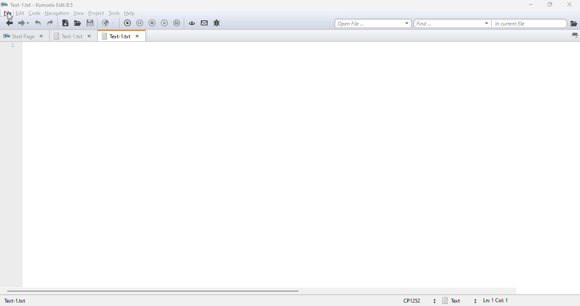  What do you see at coordinates (42, 5) in the screenshot?
I see `text-1` at bounding box center [42, 5].